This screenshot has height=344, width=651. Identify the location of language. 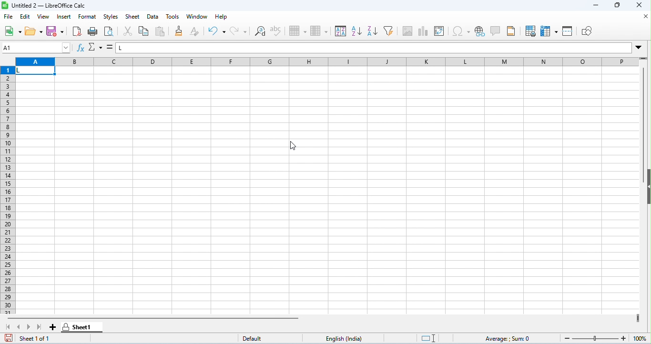
(347, 338).